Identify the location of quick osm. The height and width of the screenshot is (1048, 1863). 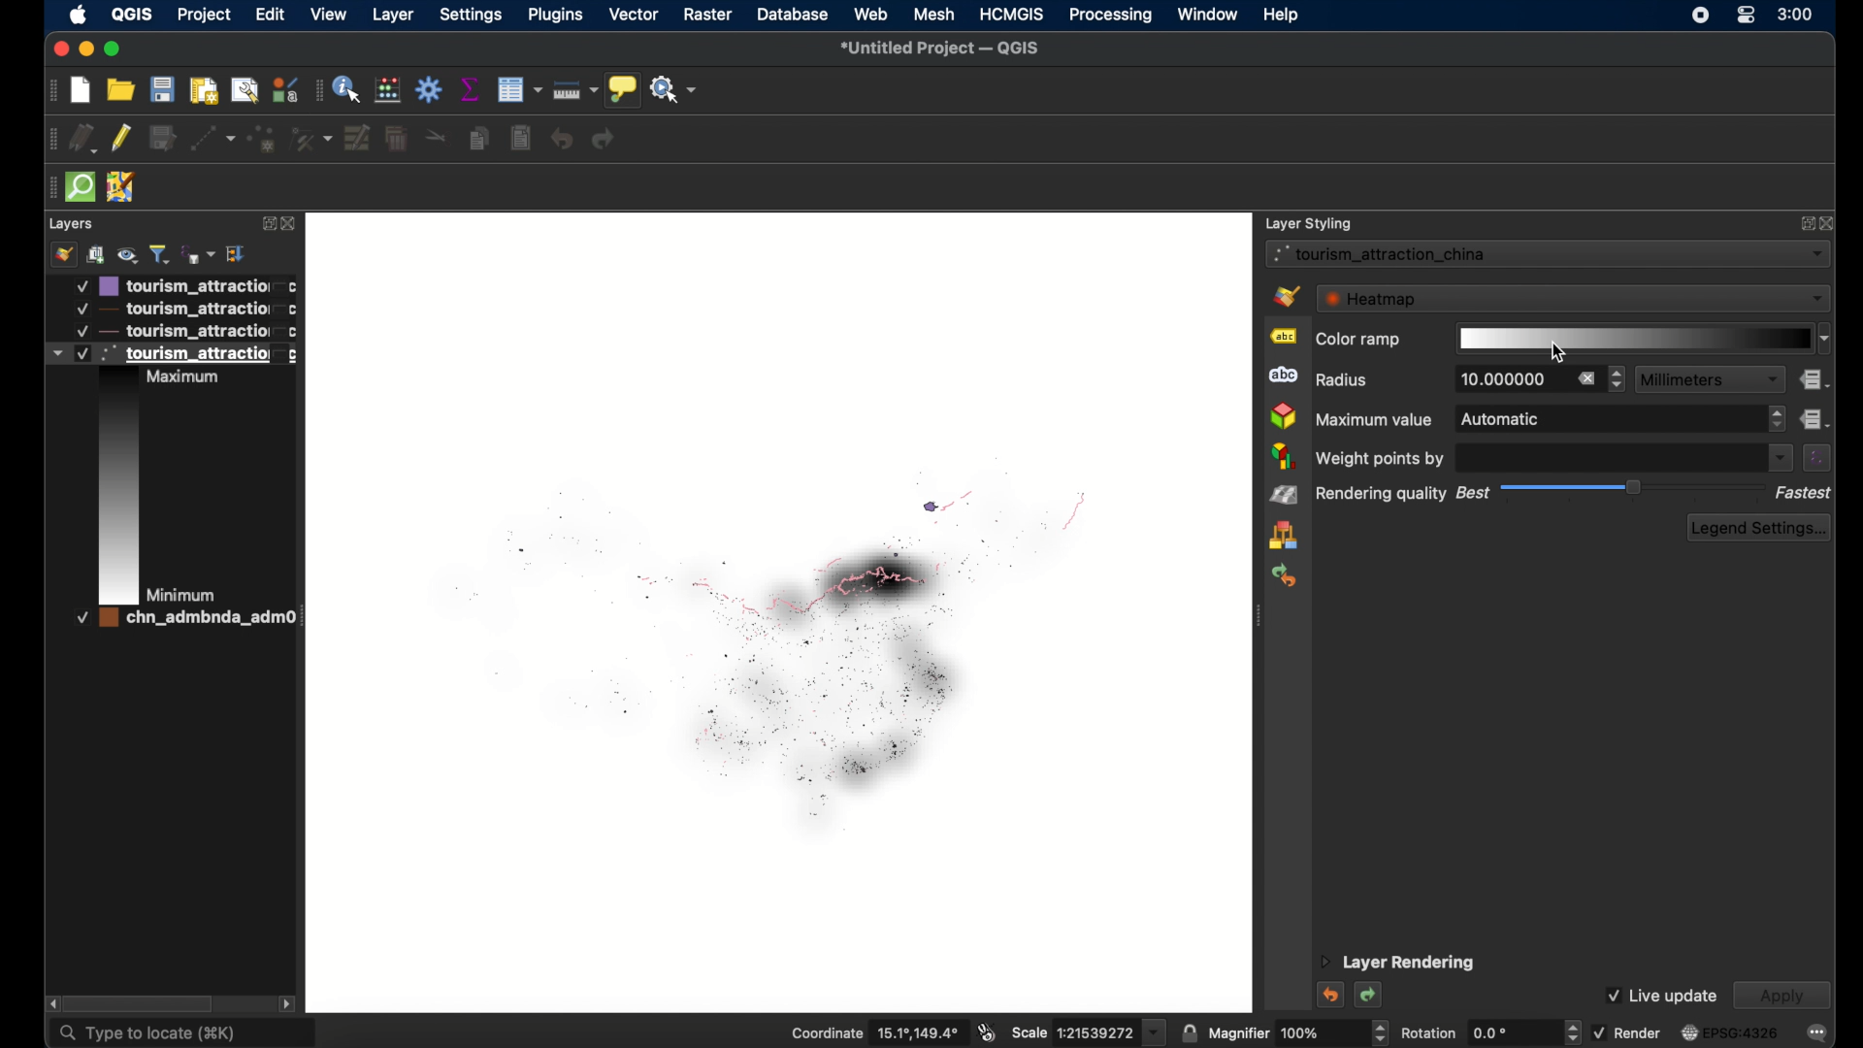
(79, 186).